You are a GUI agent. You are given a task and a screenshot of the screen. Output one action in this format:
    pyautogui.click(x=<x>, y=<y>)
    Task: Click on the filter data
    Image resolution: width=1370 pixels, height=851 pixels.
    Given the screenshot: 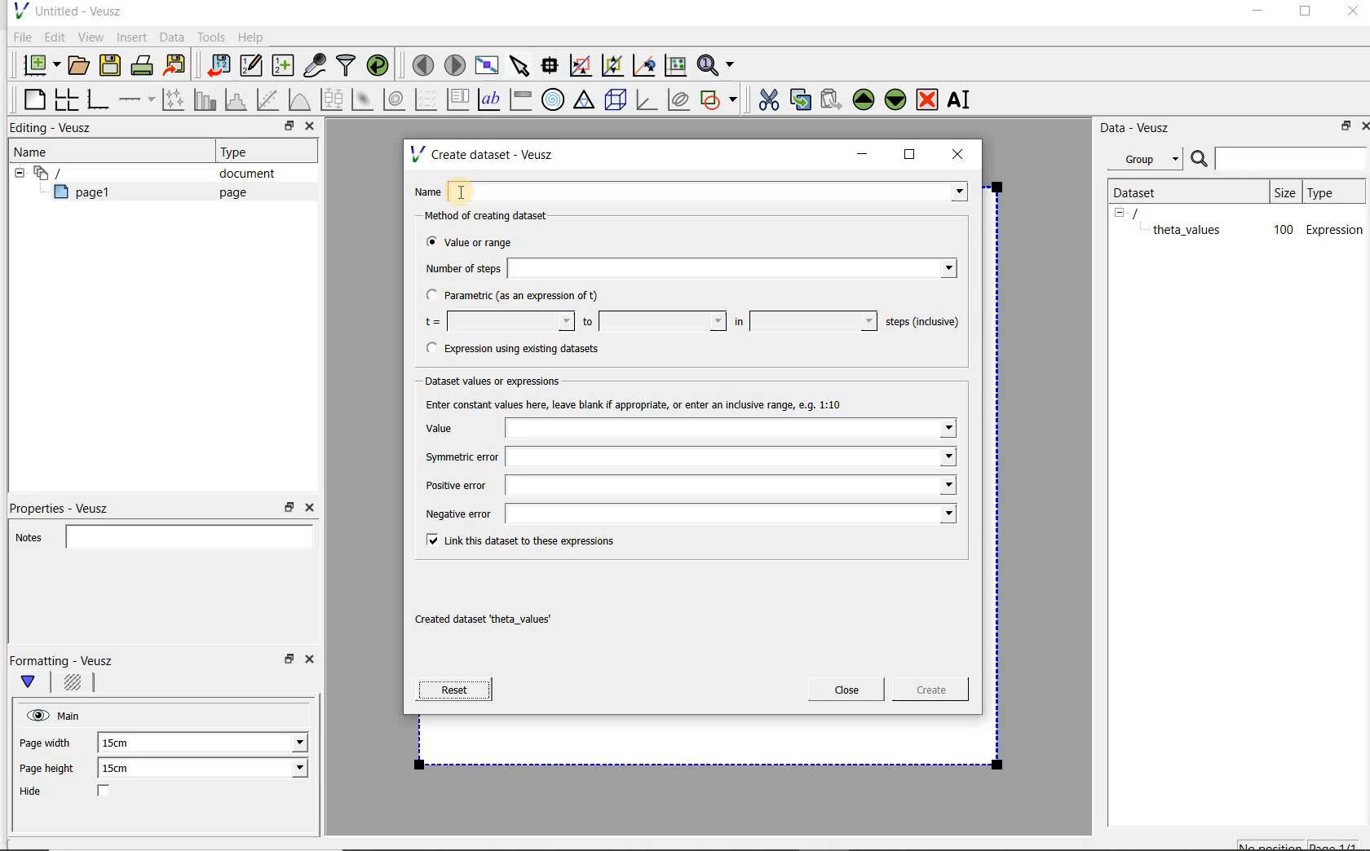 What is the action you would take?
    pyautogui.click(x=347, y=67)
    